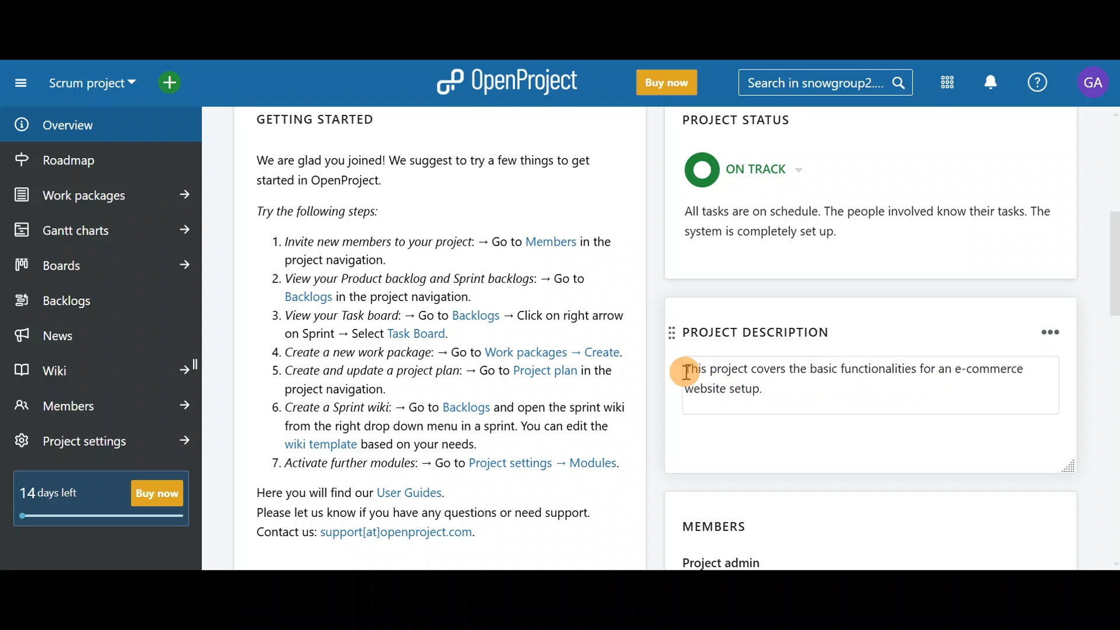 The width and height of the screenshot is (1120, 630). What do you see at coordinates (874, 527) in the screenshot?
I see `Members` at bounding box center [874, 527].